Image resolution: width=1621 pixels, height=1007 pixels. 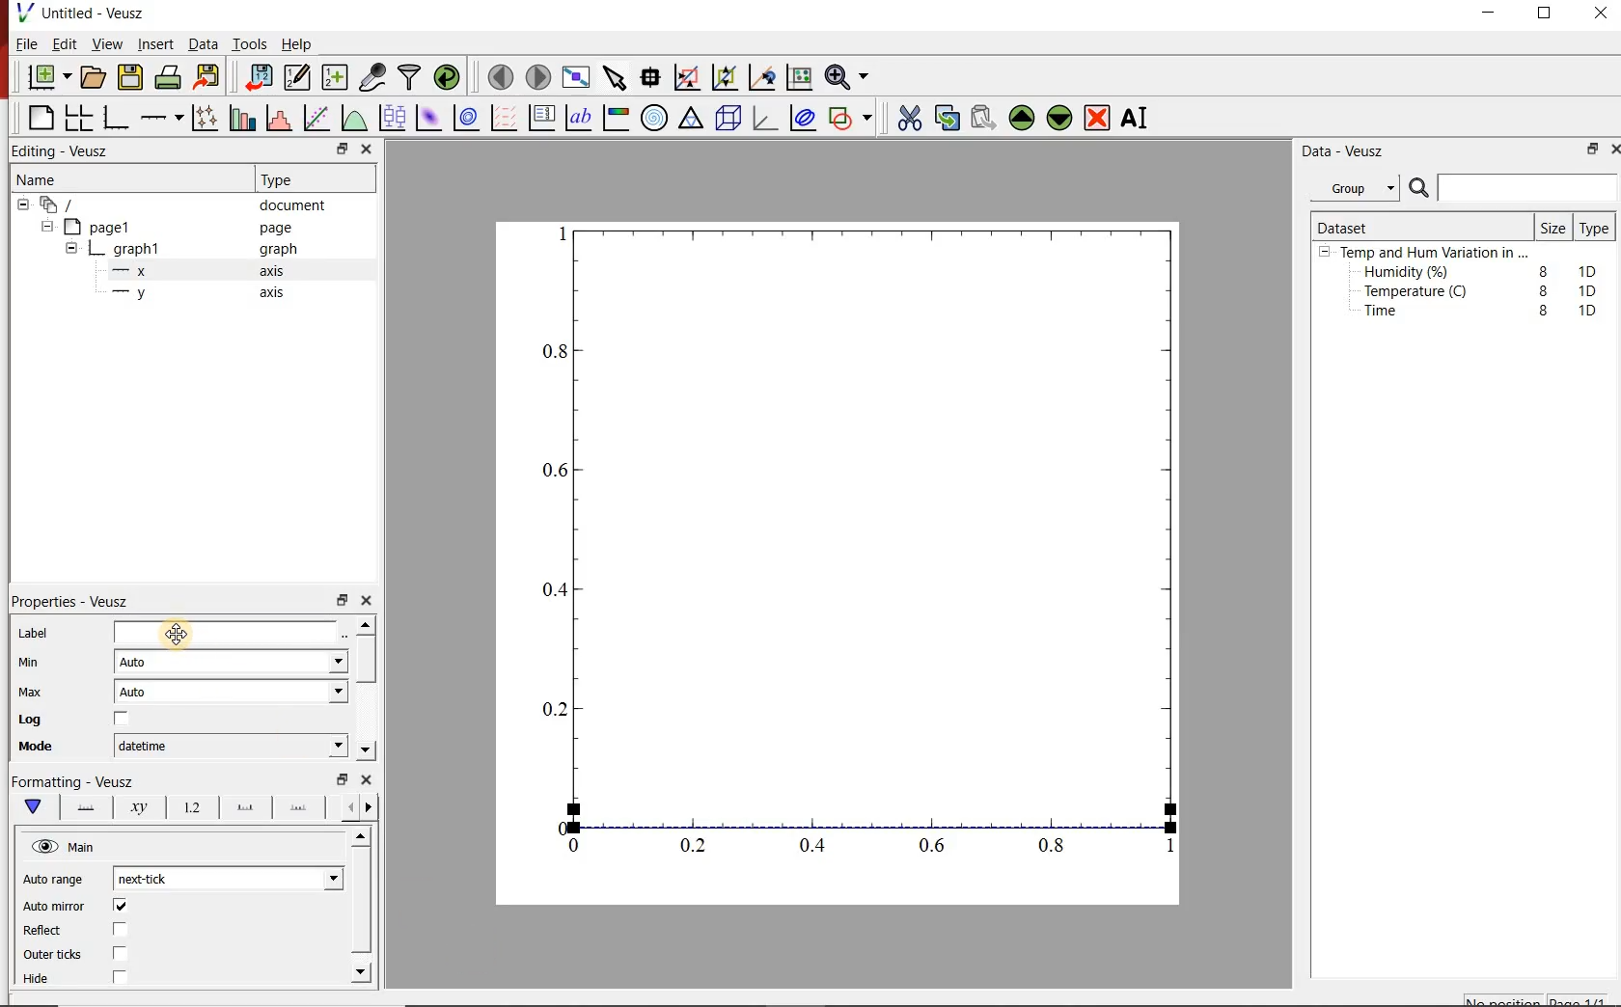 What do you see at coordinates (71, 247) in the screenshot?
I see `hide sub menu` at bounding box center [71, 247].